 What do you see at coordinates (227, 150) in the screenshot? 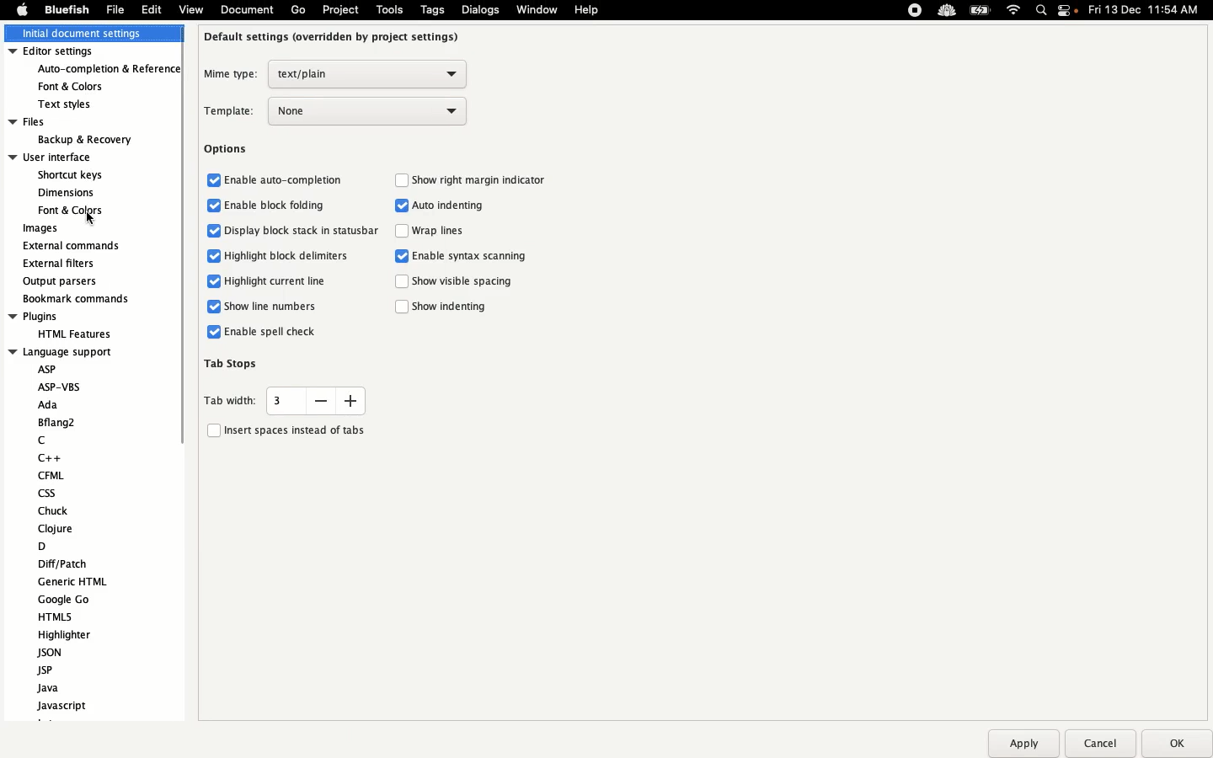
I see `Options` at bounding box center [227, 150].